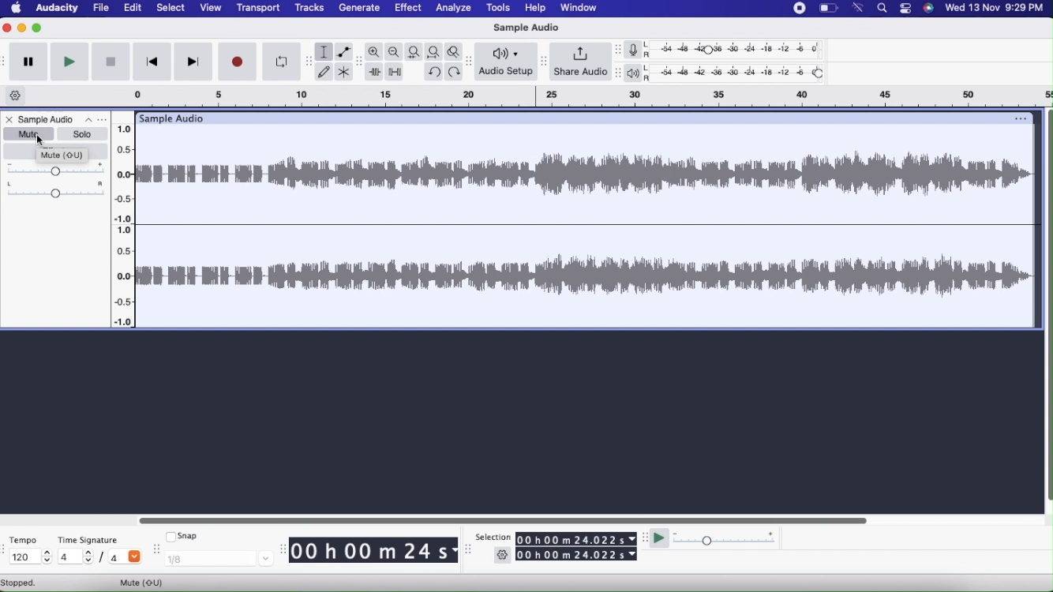 This screenshot has height=592, width=1053. What do you see at coordinates (470, 59) in the screenshot?
I see `Adjust` at bounding box center [470, 59].